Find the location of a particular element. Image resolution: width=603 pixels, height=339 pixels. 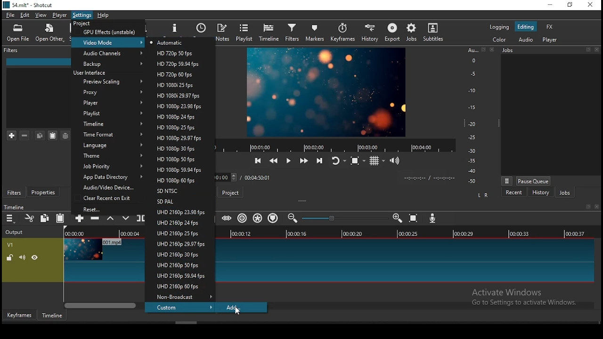

filters is located at coordinates (14, 193).